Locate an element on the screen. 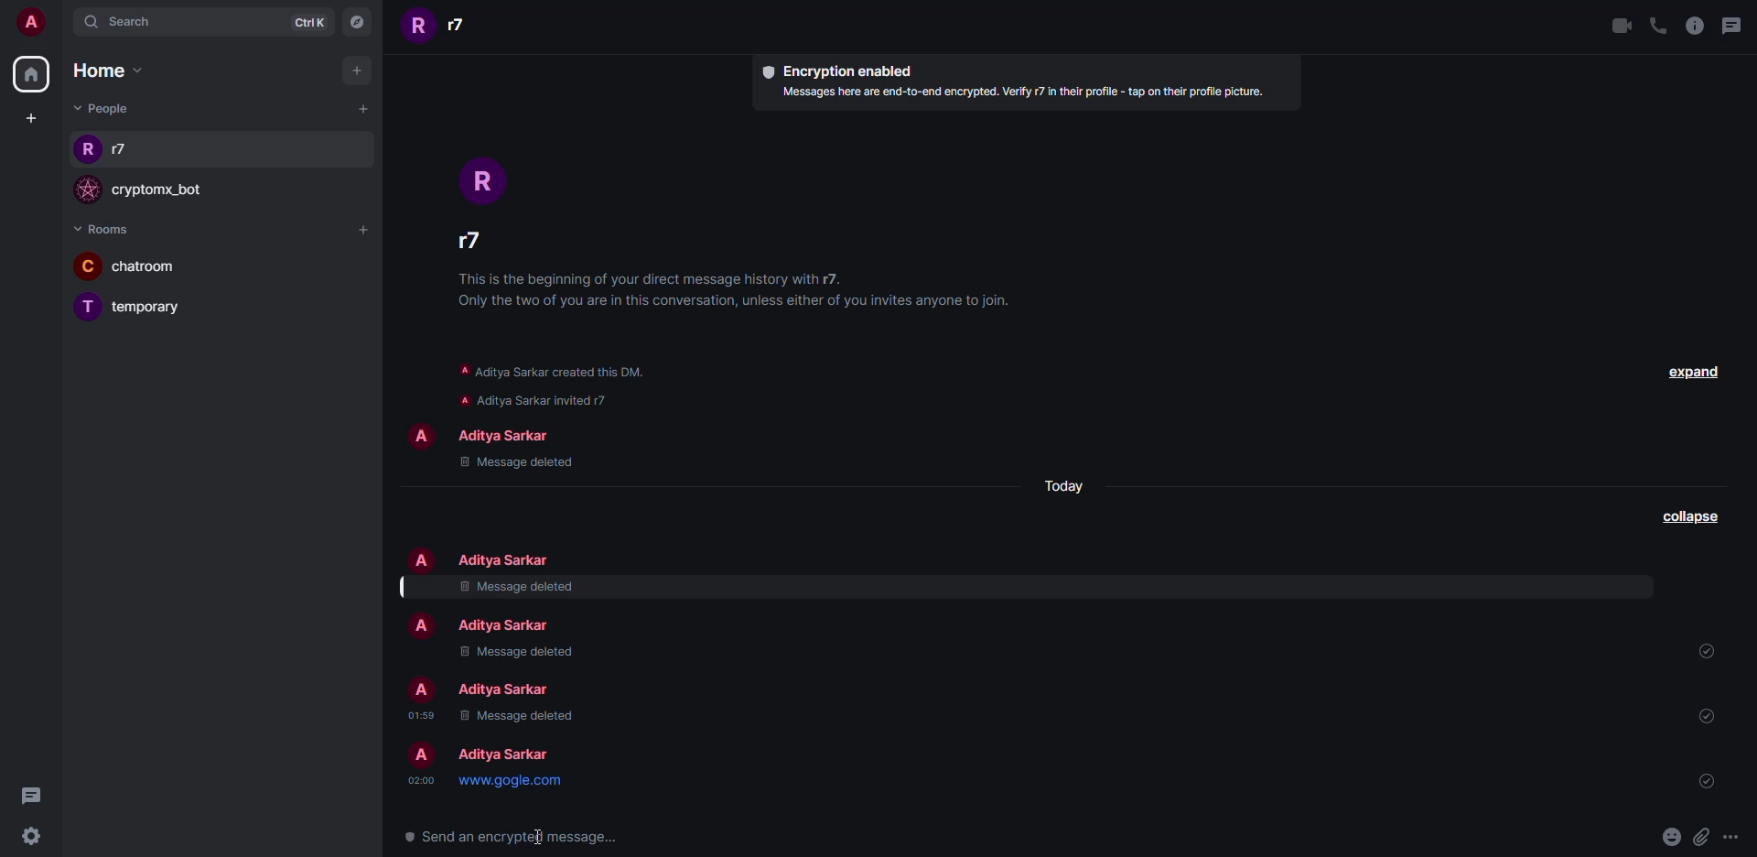  threads is located at coordinates (1733, 23).